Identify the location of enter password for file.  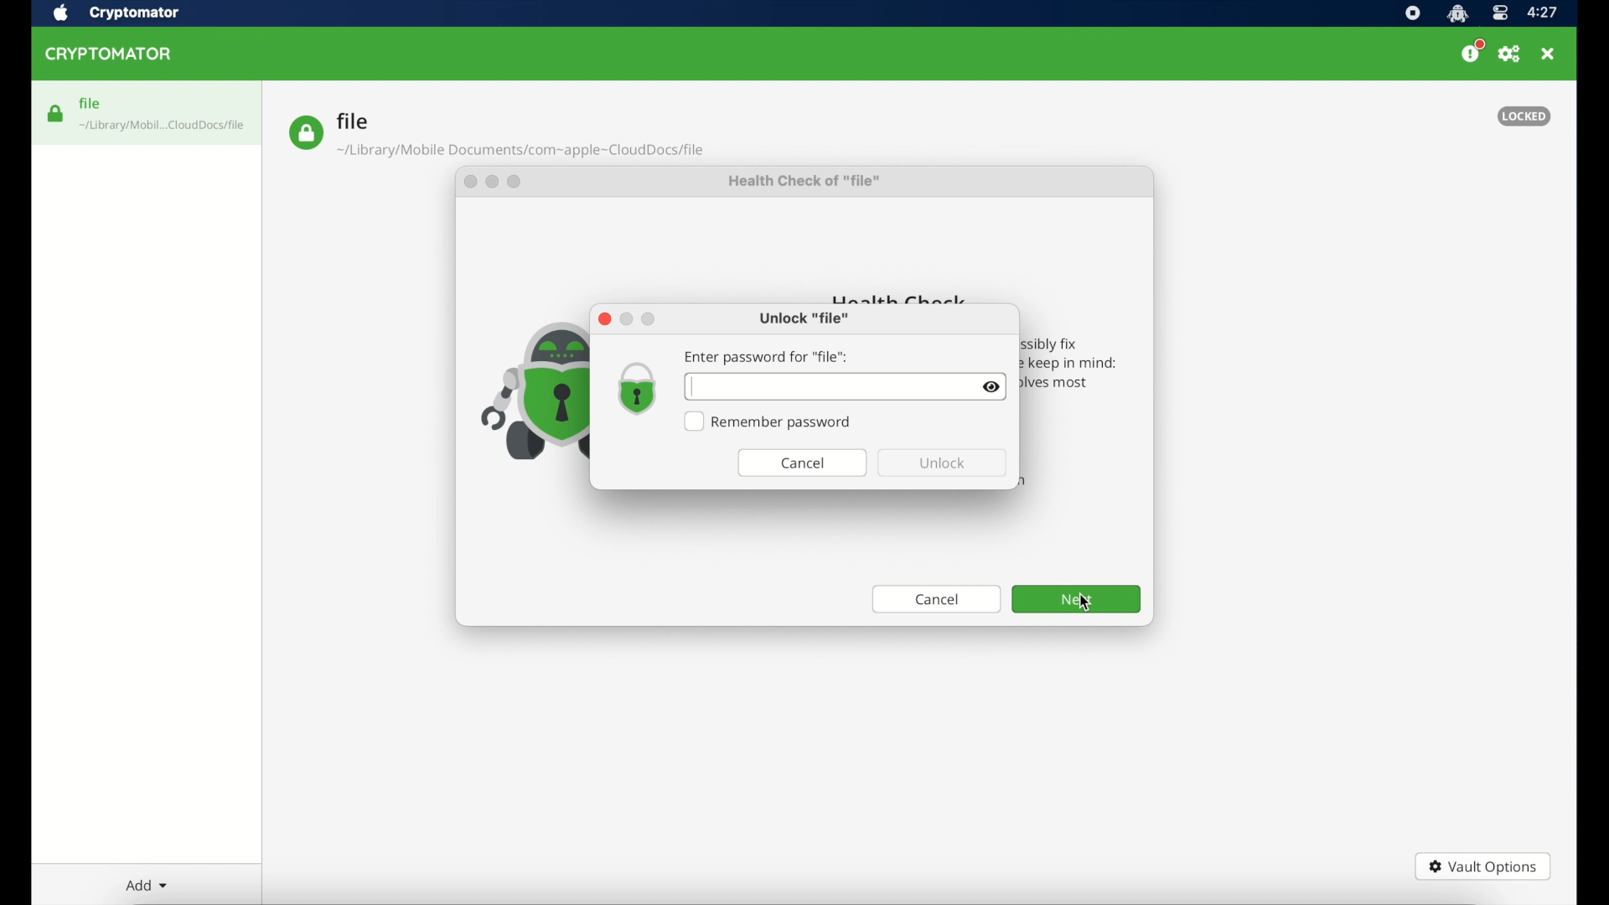
(768, 357).